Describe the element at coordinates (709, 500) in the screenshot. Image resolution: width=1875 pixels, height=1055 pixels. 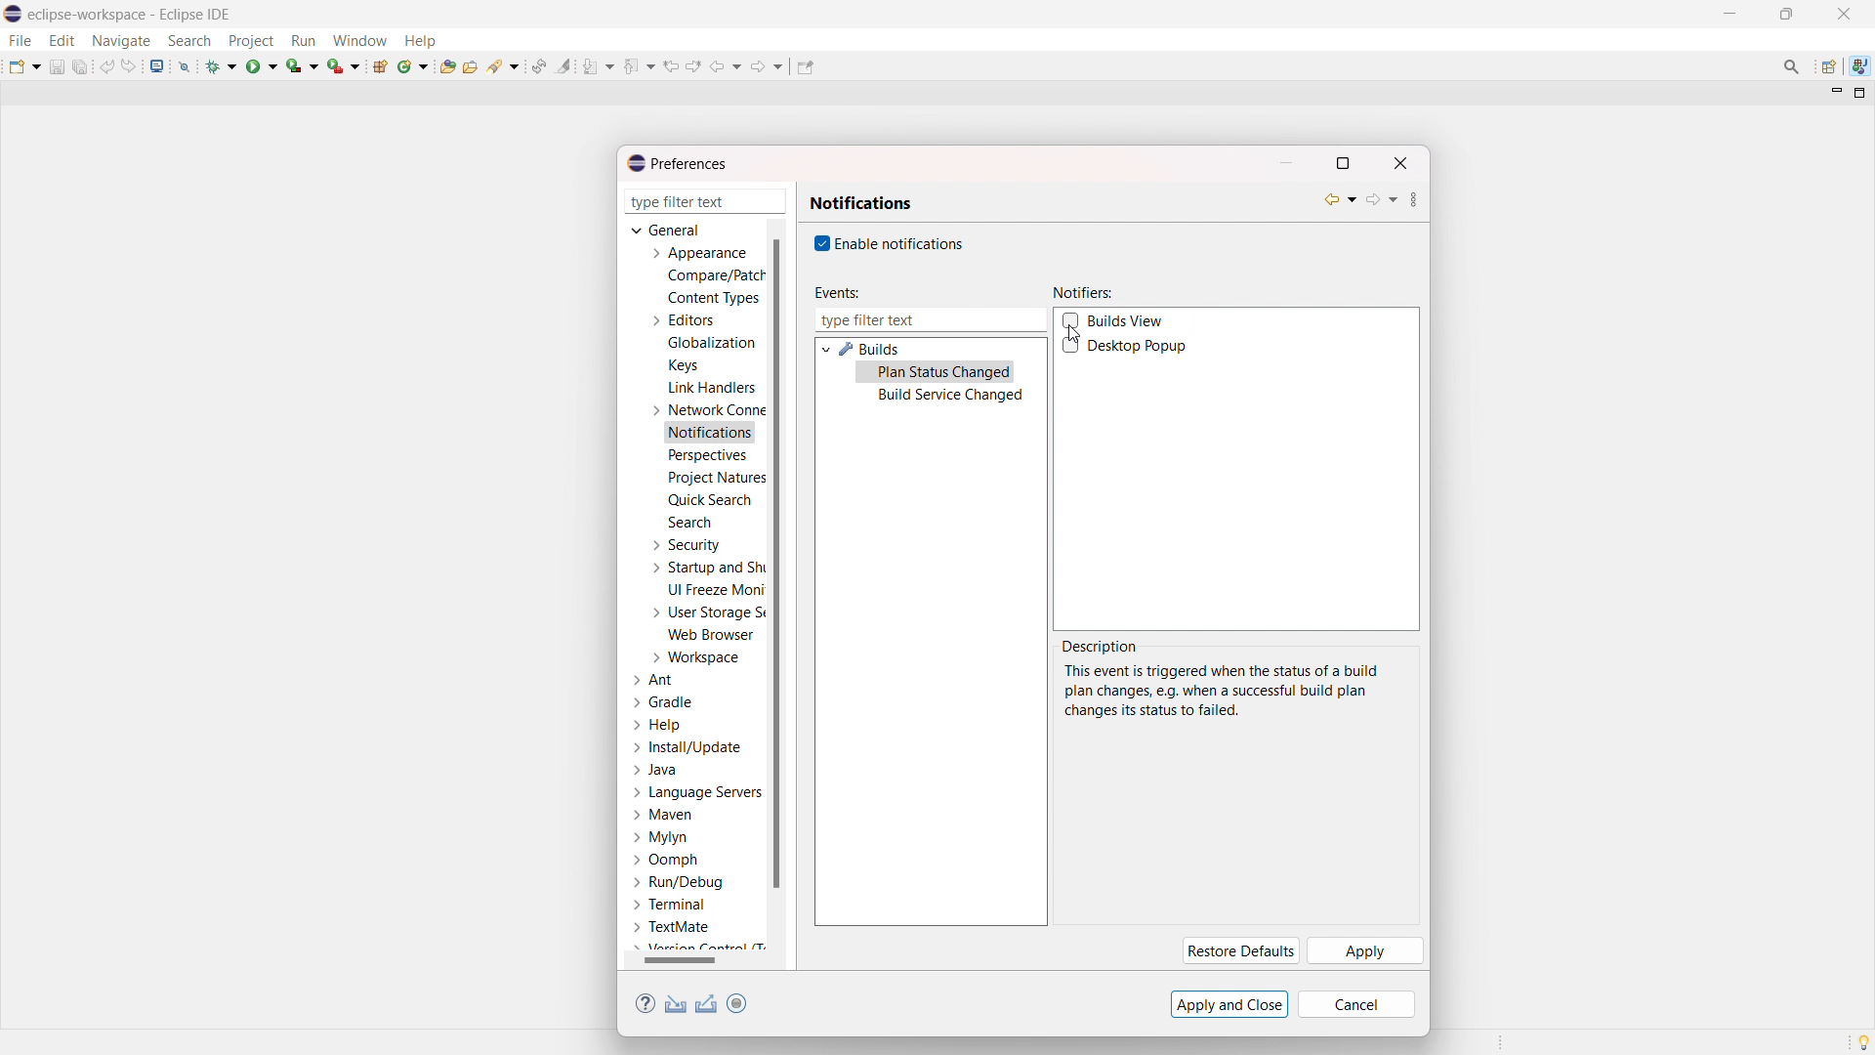
I see `quick search` at that location.